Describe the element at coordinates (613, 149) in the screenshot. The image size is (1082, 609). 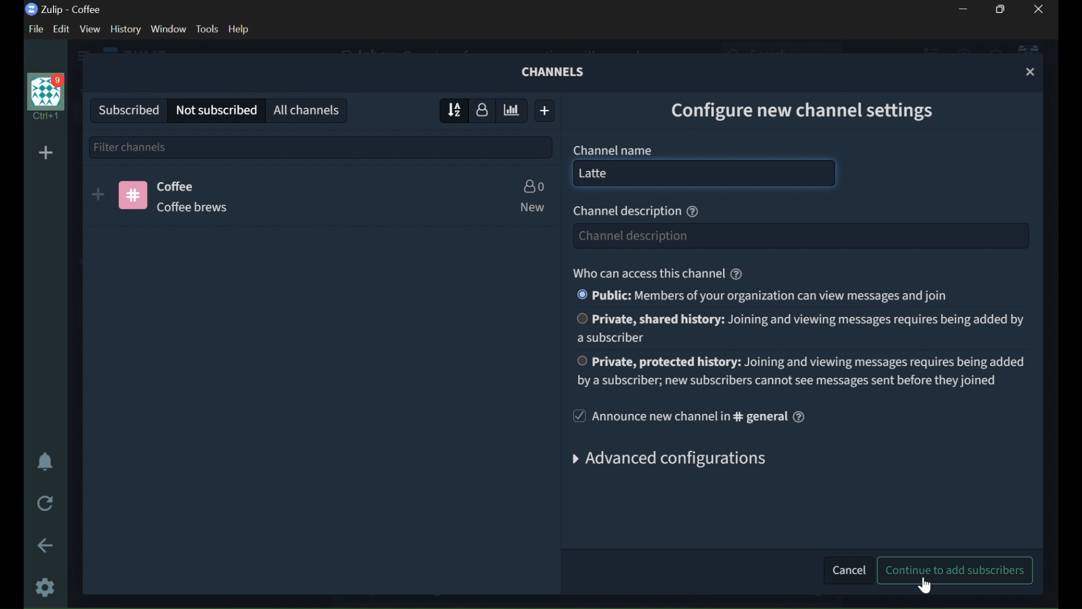
I see `CHANNEL NAME` at that location.